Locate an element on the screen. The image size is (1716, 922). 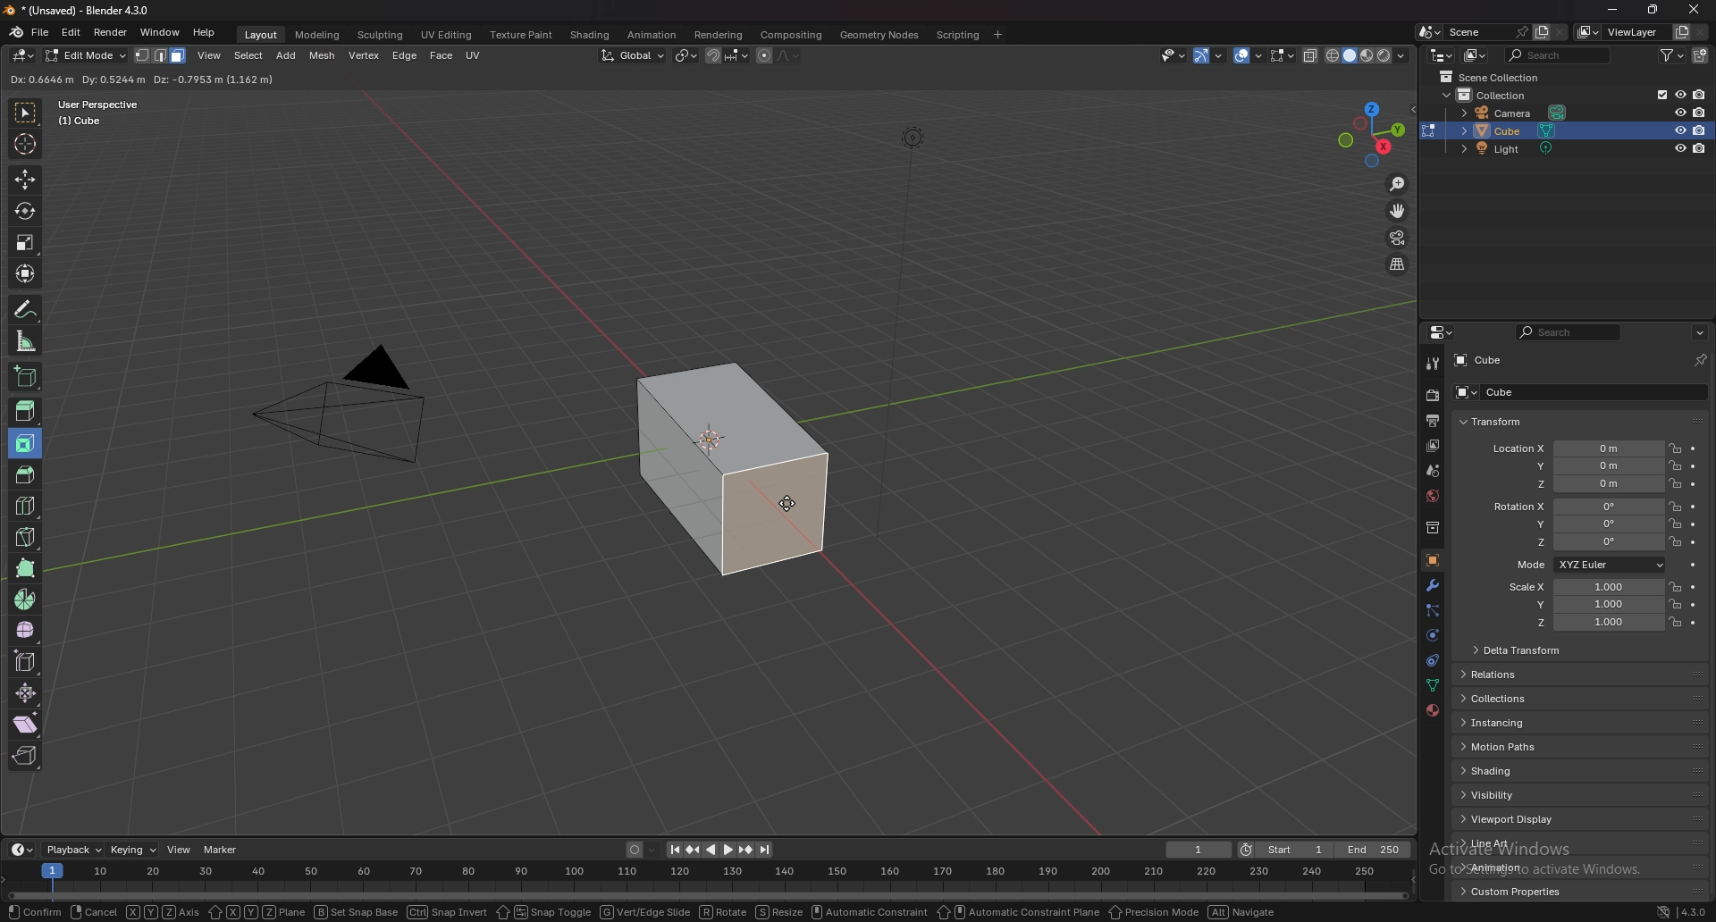
filter is located at coordinates (1670, 55).